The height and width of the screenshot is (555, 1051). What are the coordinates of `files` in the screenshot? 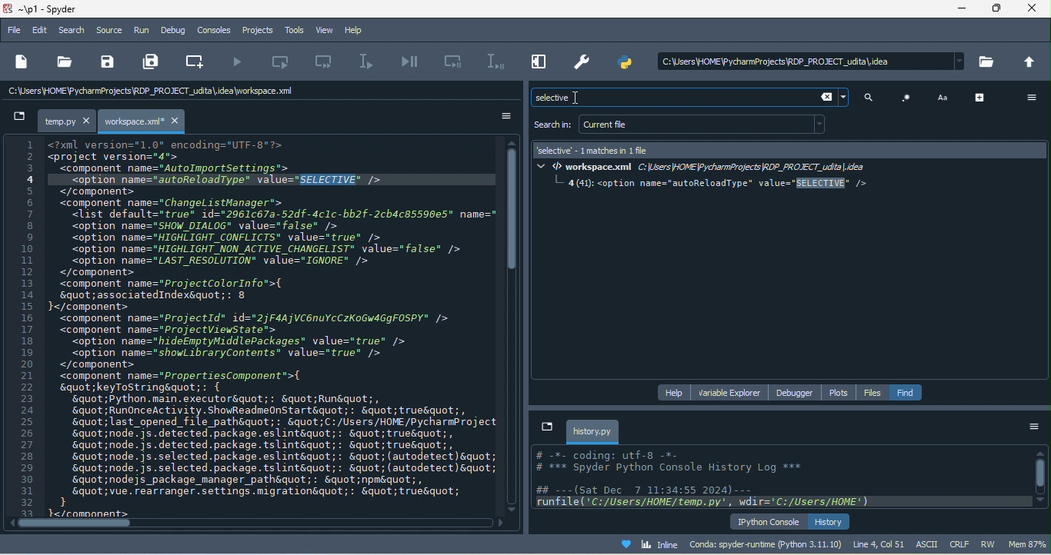 It's located at (873, 393).